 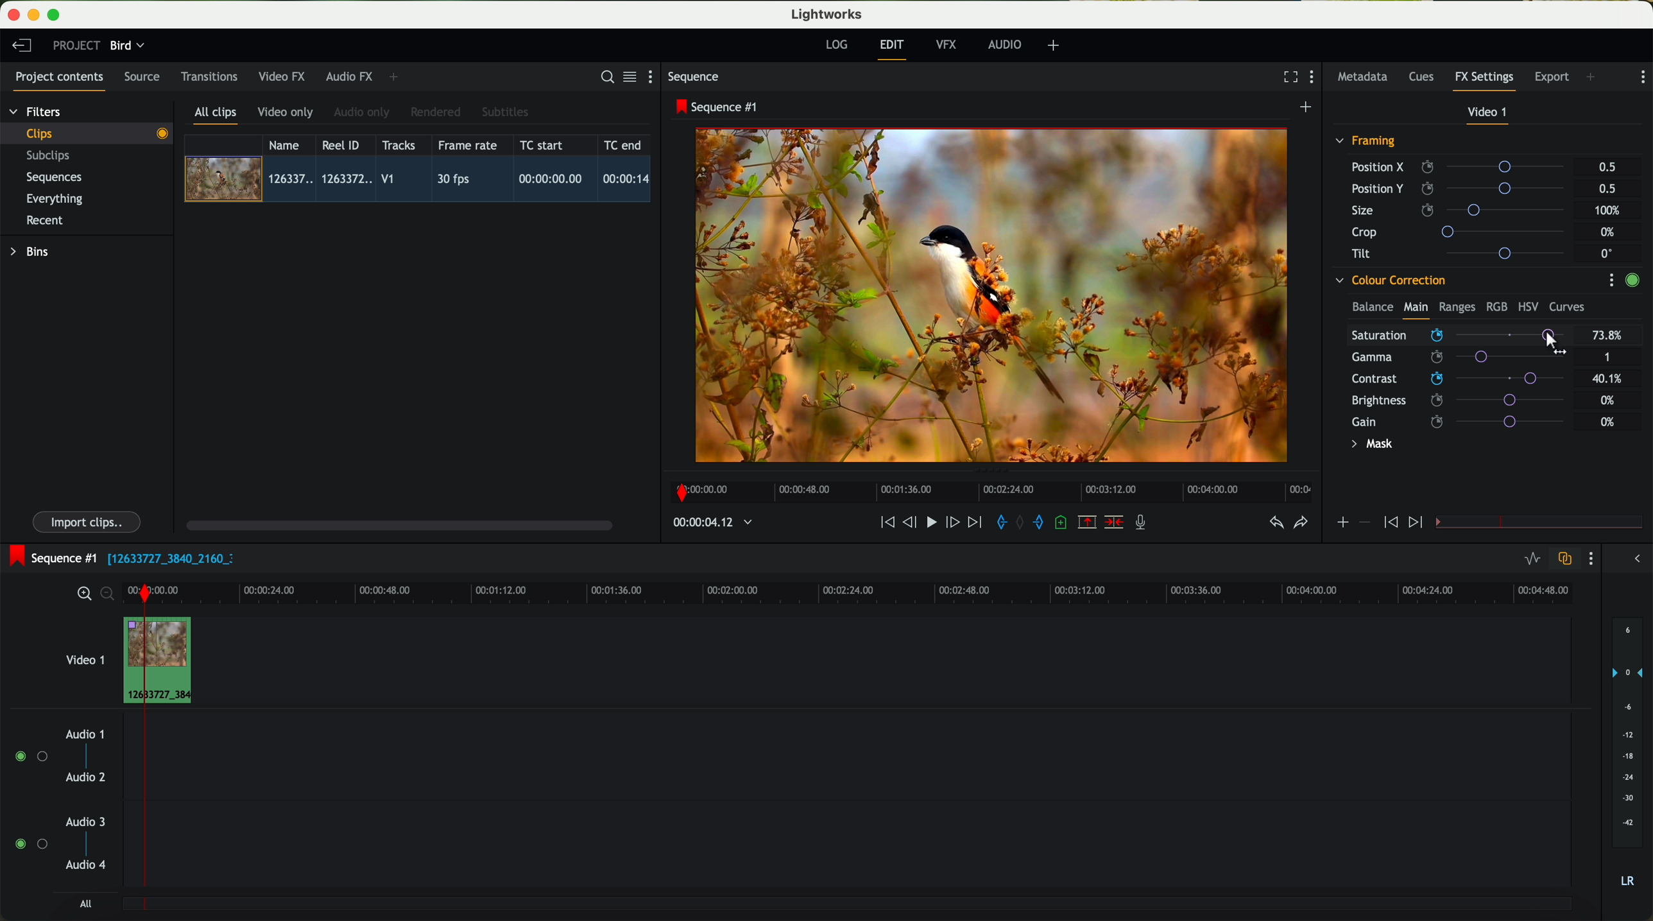 I want to click on audio output level (d/B), so click(x=1628, y=757).